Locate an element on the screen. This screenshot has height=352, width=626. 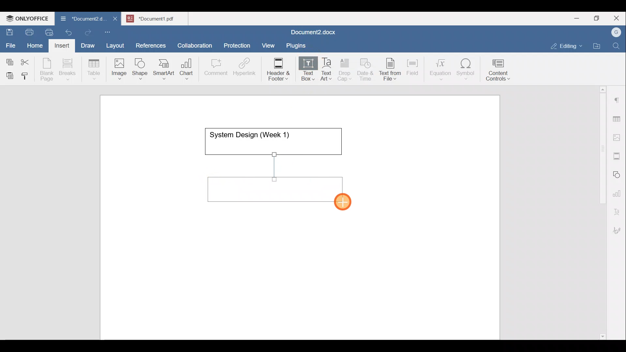
View is located at coordinates (269, 43).